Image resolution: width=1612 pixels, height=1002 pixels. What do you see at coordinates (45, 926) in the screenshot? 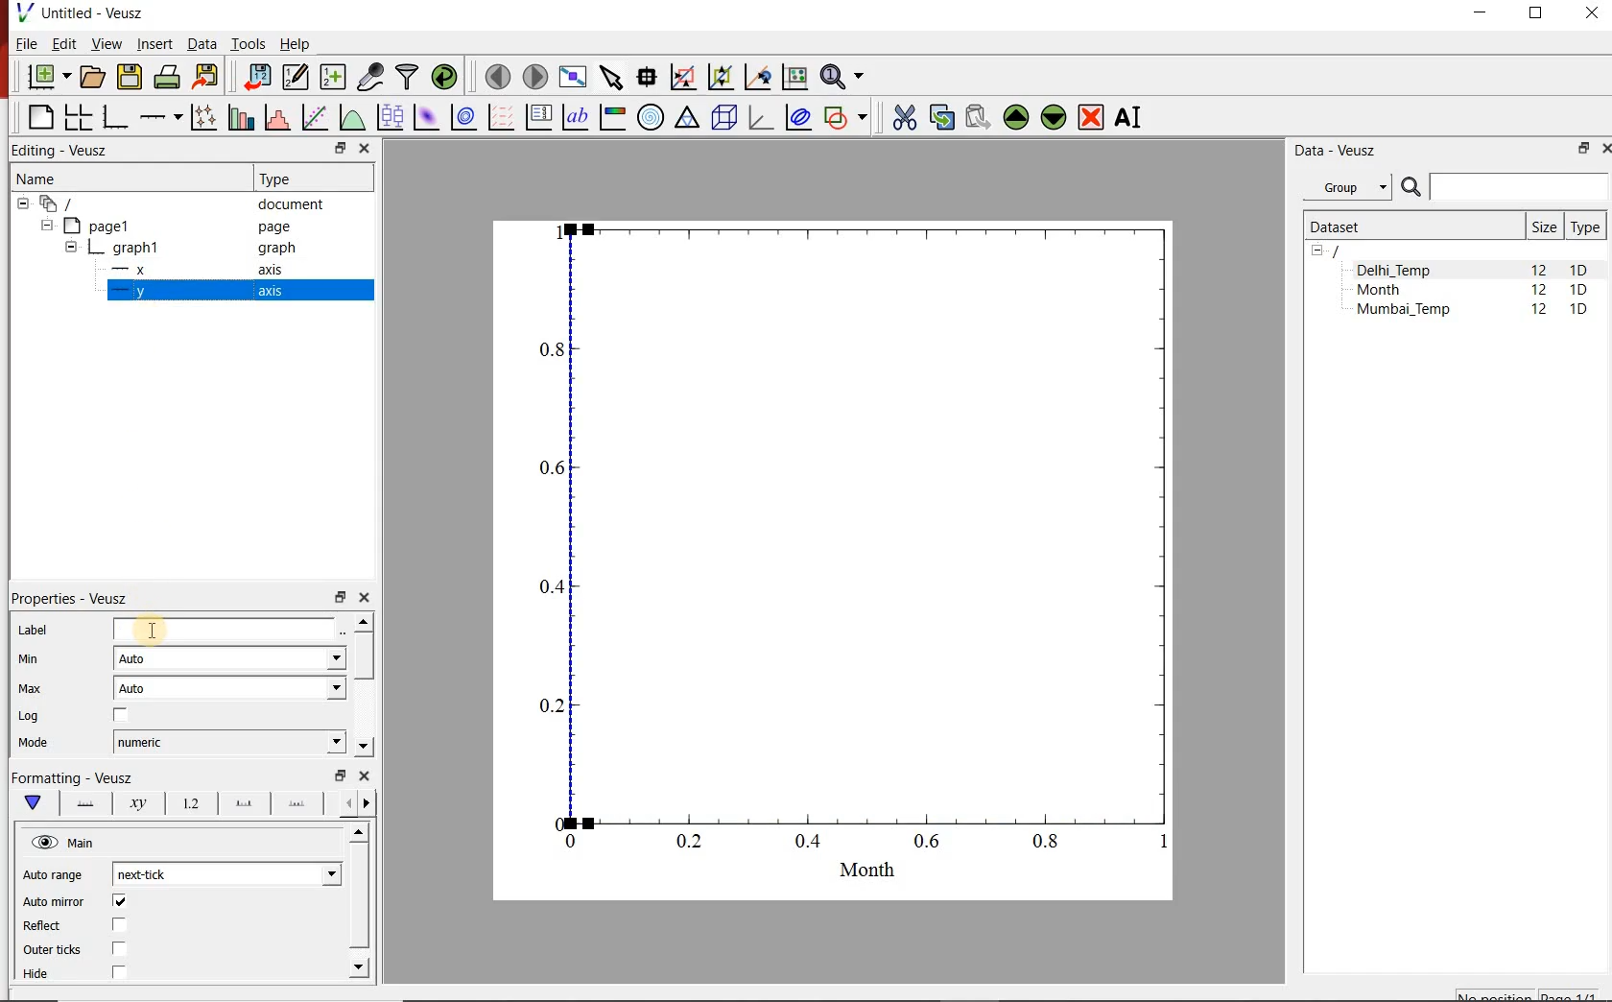
I see `Reflect` at bounding box center [45, 926].